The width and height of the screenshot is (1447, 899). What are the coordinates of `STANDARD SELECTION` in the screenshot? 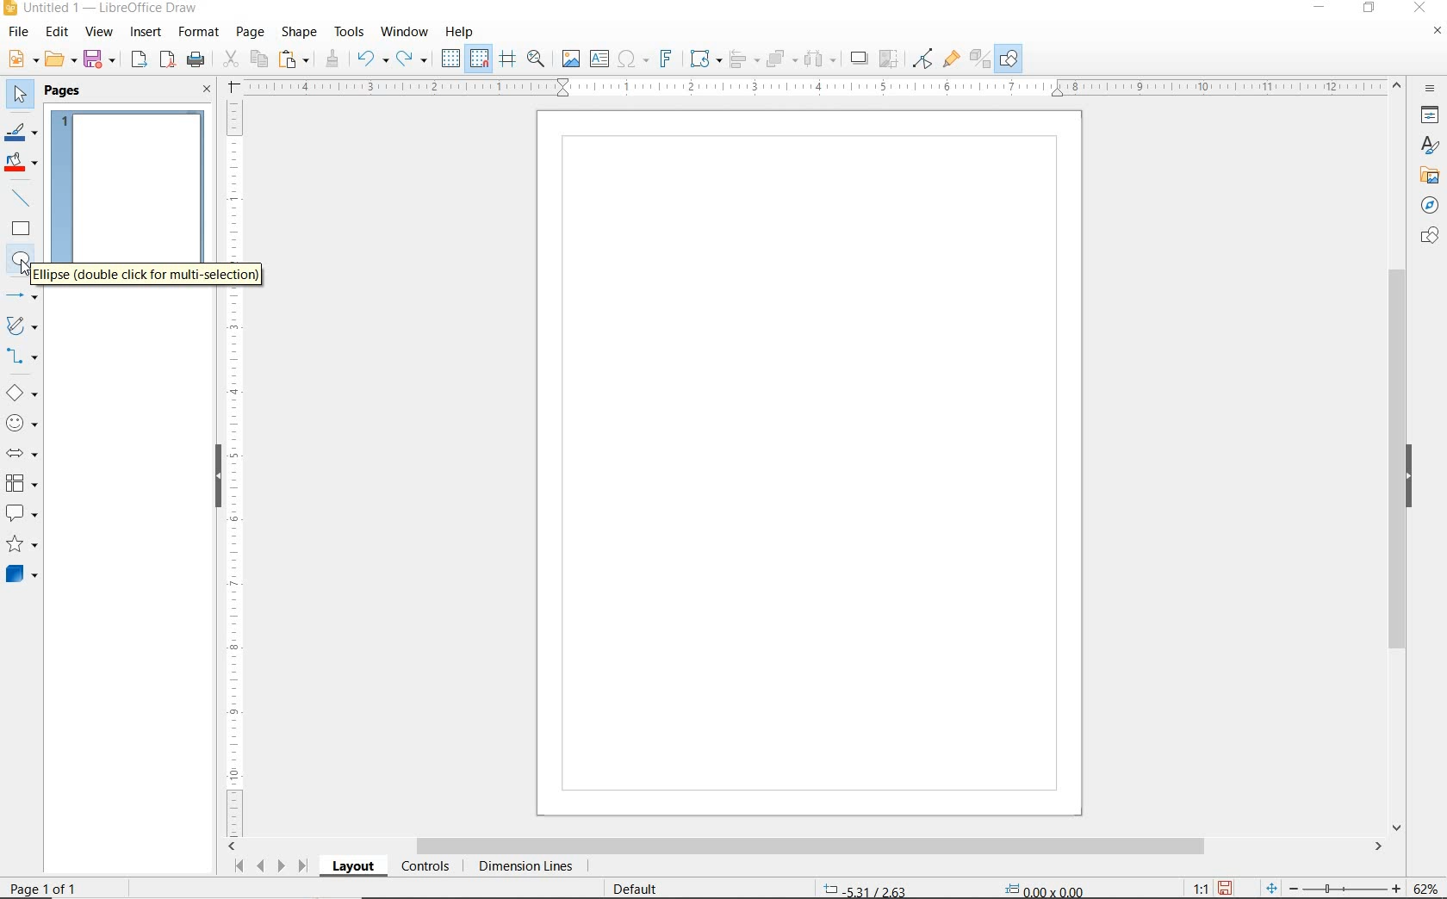 It's located at (953, 884).